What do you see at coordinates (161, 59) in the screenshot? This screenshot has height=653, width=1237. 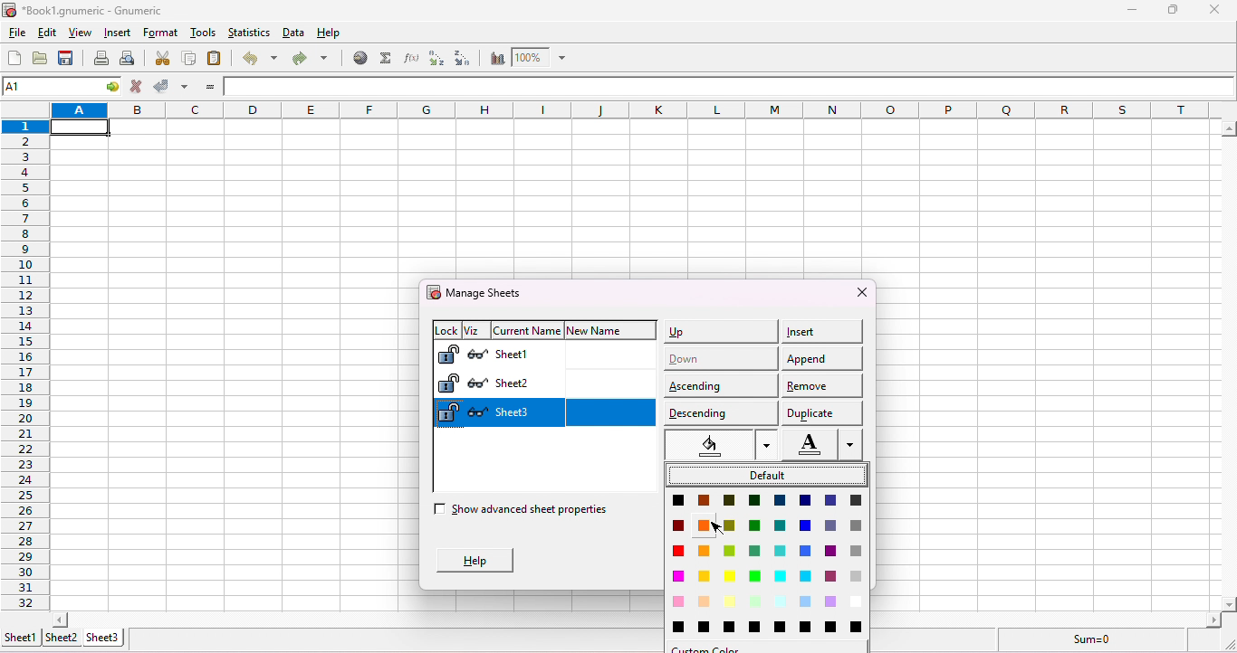 I see `cut` at bounding box center [161, 59].